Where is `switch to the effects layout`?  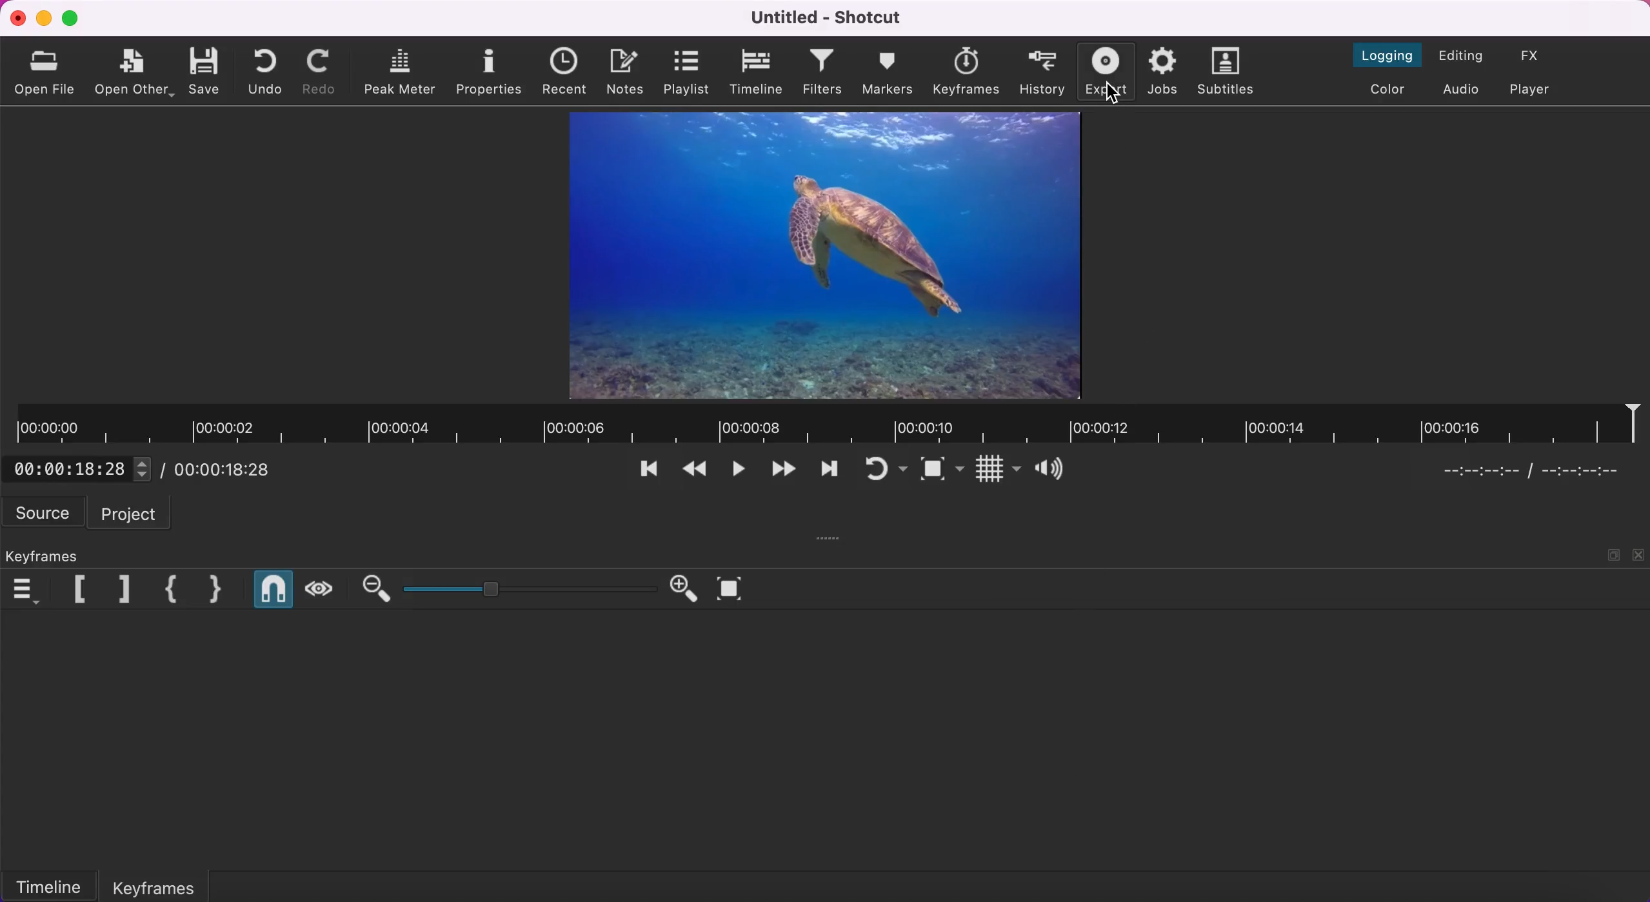
switch to the effects layout is located at coordinates (1540, 55).